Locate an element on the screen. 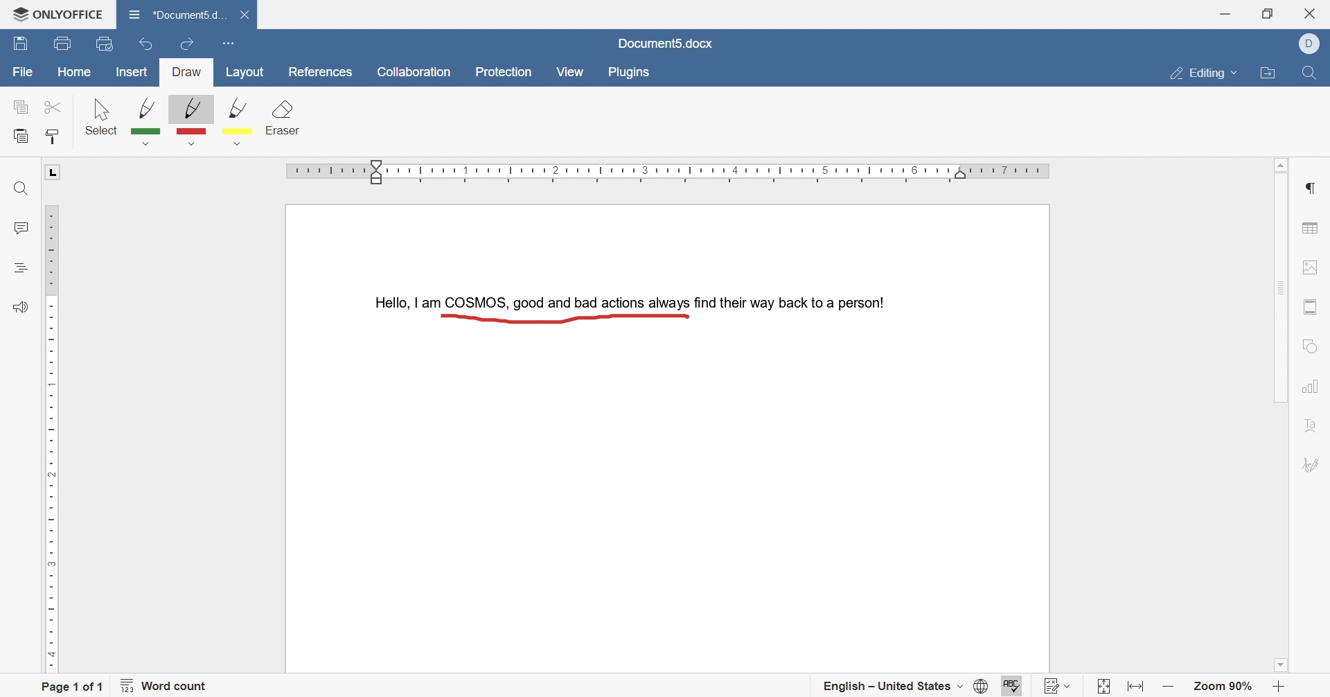 The image size is (1330, 697). quick print is located at coordinates (107, 43).